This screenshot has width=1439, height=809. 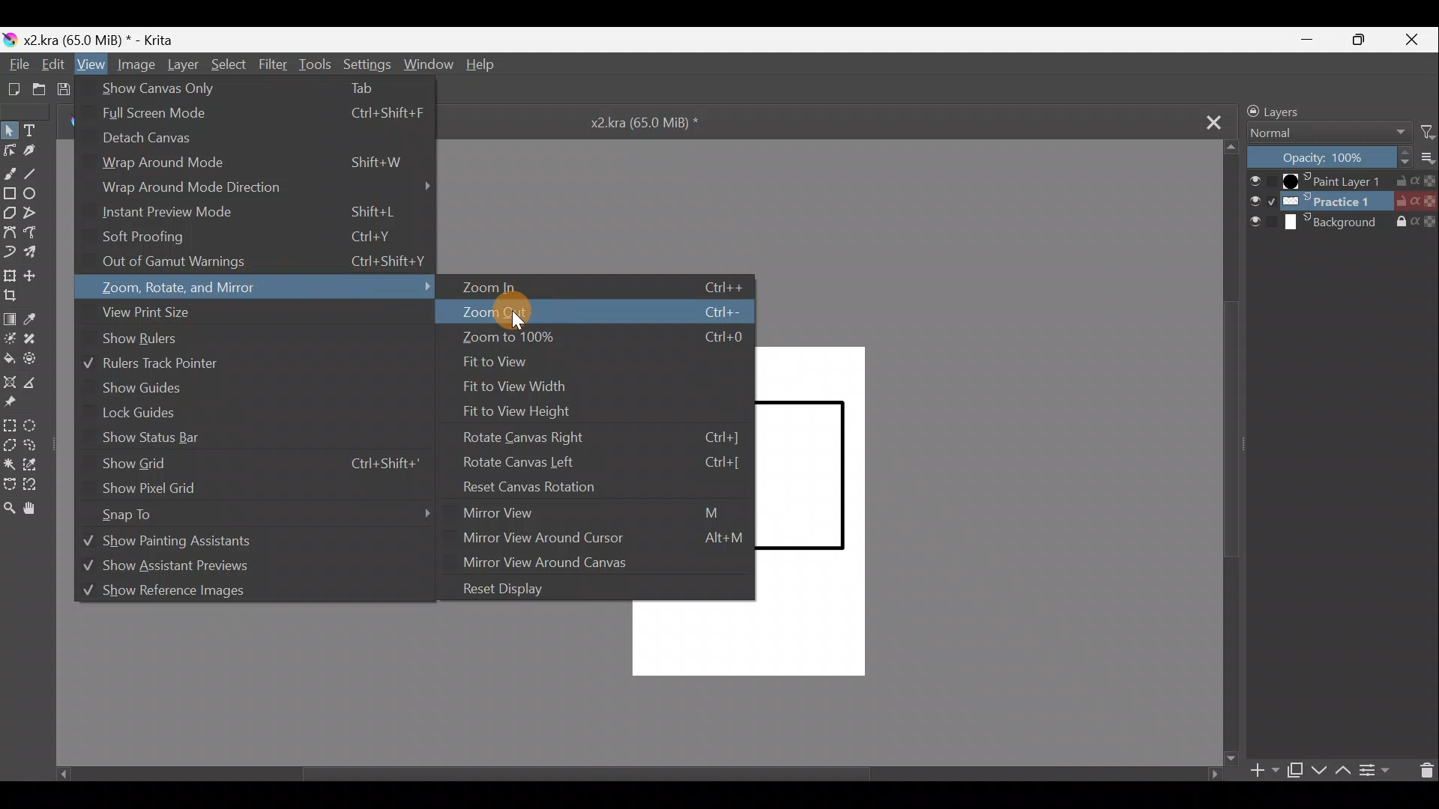 What do you see at coordinates (315, 64) in the screenshot?
I see `Tools` at bounding box center [315, 64].